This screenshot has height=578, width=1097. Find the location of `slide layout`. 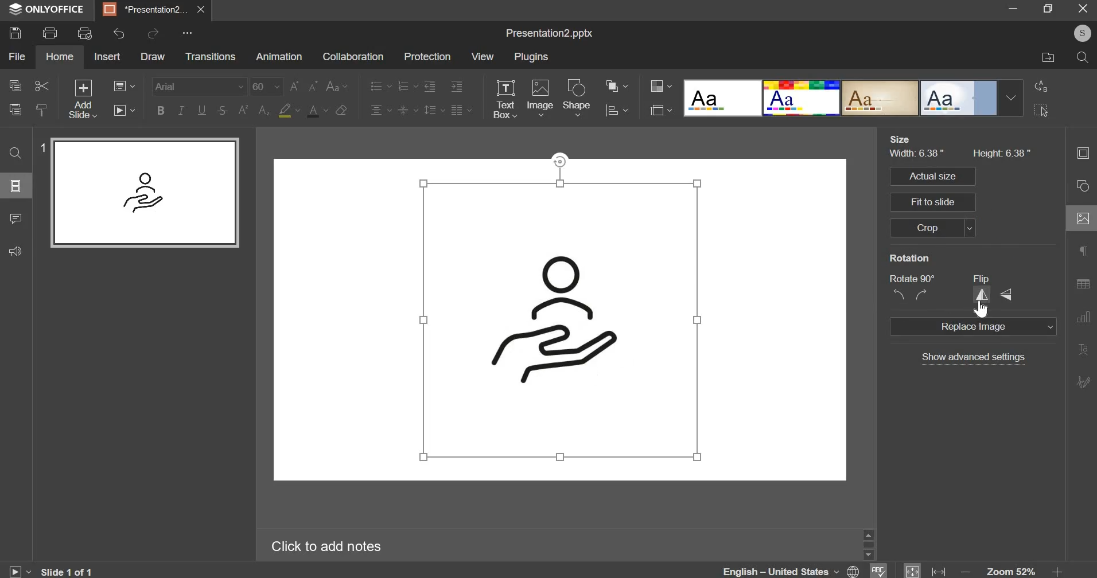

slide layout is located at coordinates (16, 185).